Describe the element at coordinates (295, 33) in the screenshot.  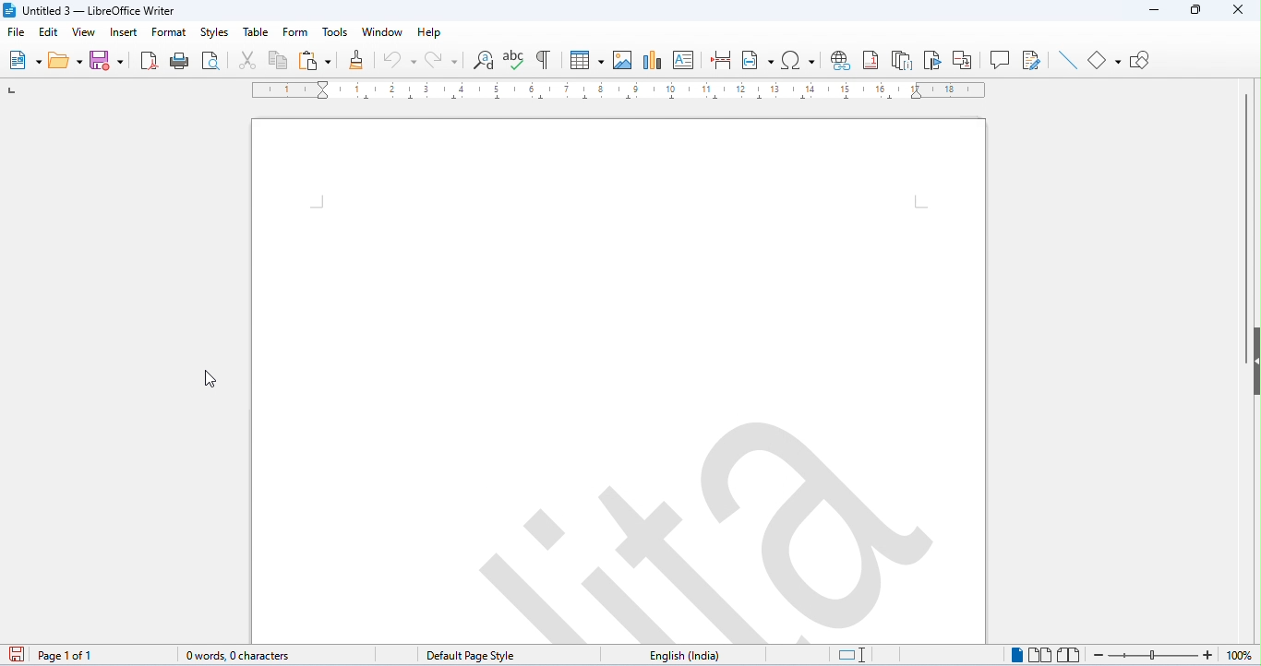
I see `form` at that location.